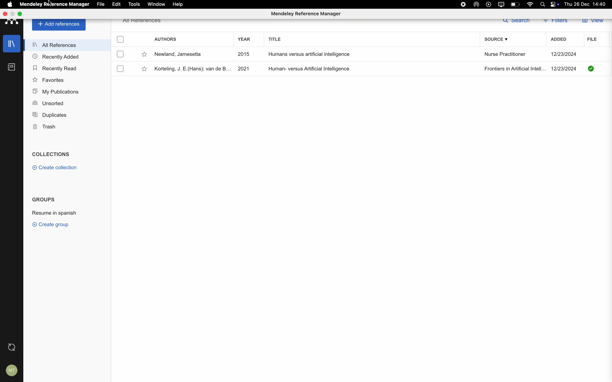  Describe the element at coordinates (145, 69) in the screenshot. I see `favorite` at that location.